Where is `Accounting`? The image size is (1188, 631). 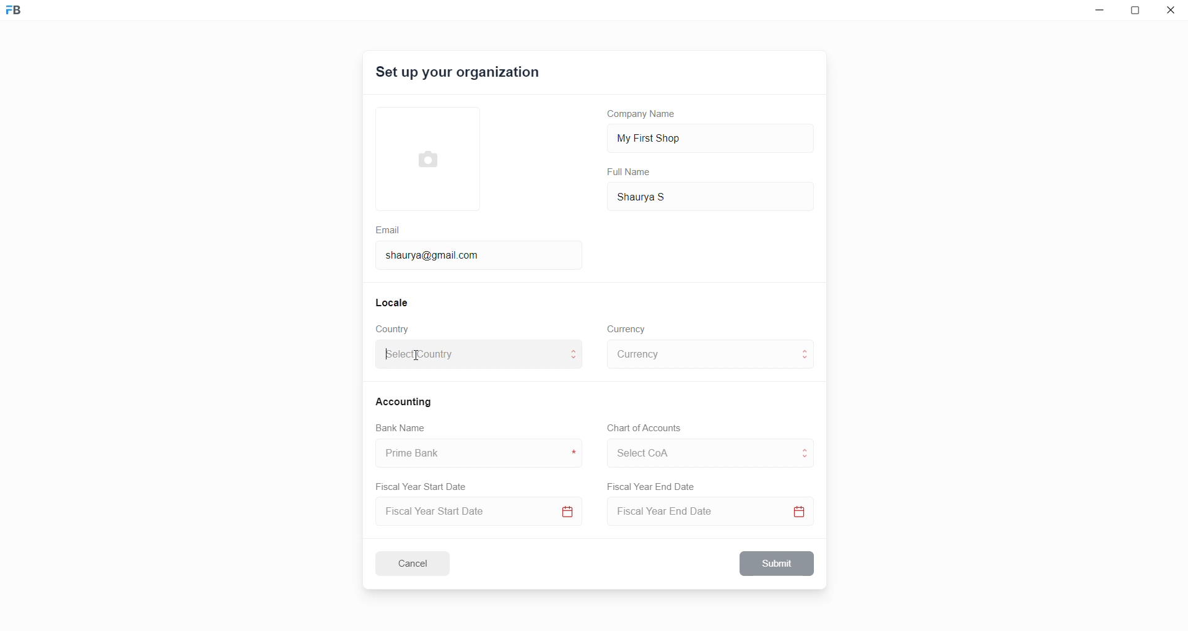
Accounting is located at coordinates (406, 401).